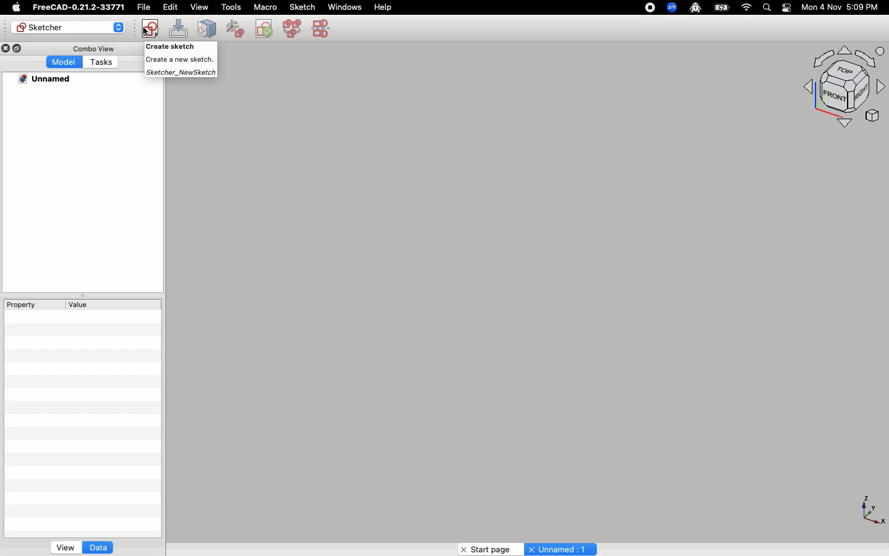 This screenshot has width=889, height=556. I want to click on Property, so click(34, 304).